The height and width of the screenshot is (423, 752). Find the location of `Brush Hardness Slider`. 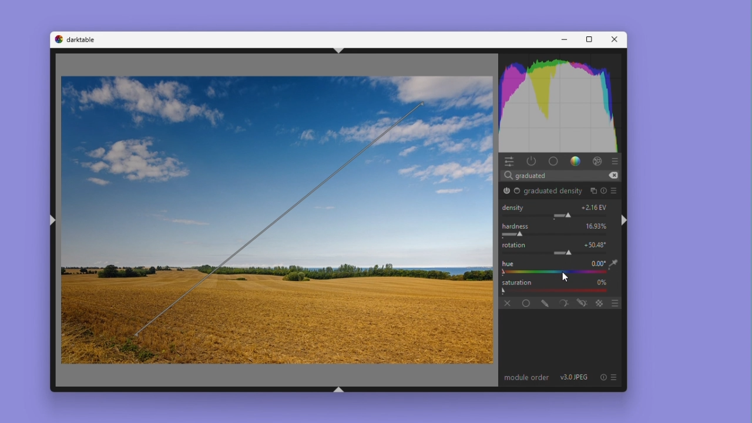

Brush Hardness Slider is located at coordinates (560, 235).